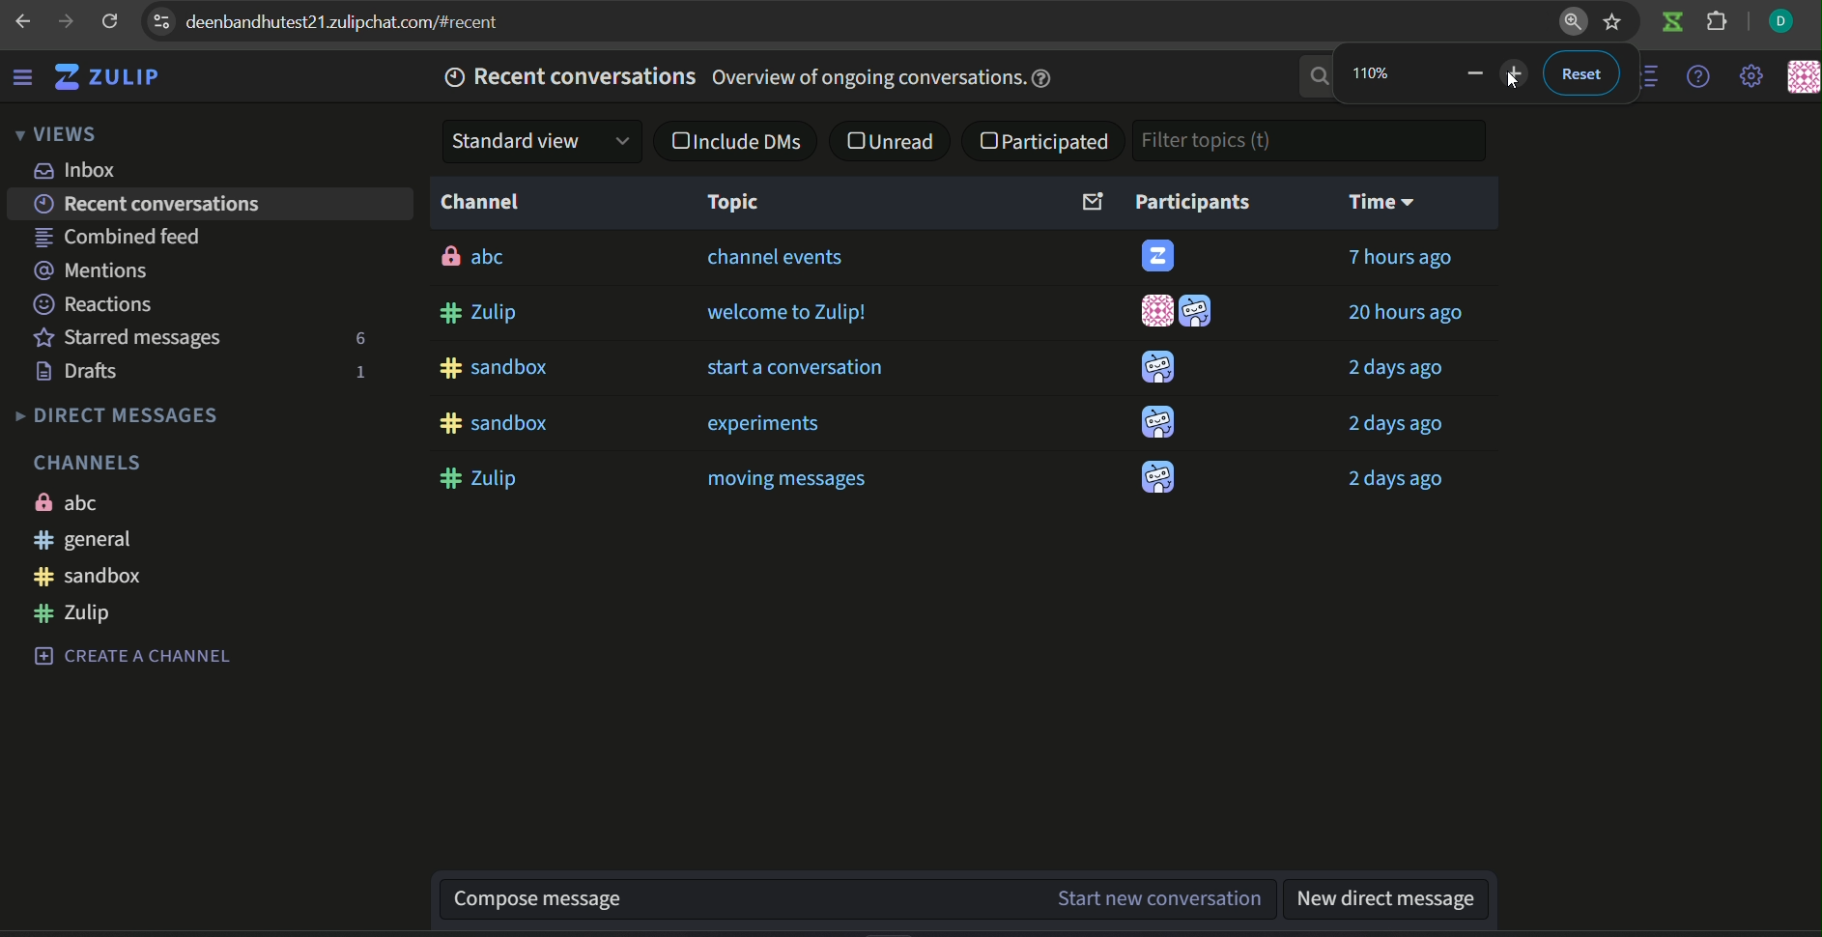 This screenshot has width=1822, height=937. What do you see at coordinates (1379, 205) in the screenshot?
I see `time` at bounding box center [1379, 205].